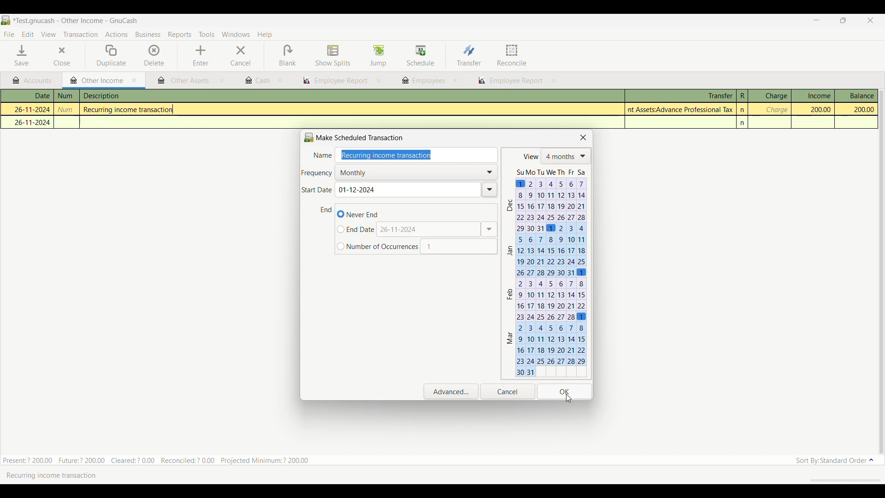 The height and width of the screenshot is (498, 885). What do you see at coordinates (680, 95) in the screenshot?
I see `Transfer column` at bounding box center [680, 95].